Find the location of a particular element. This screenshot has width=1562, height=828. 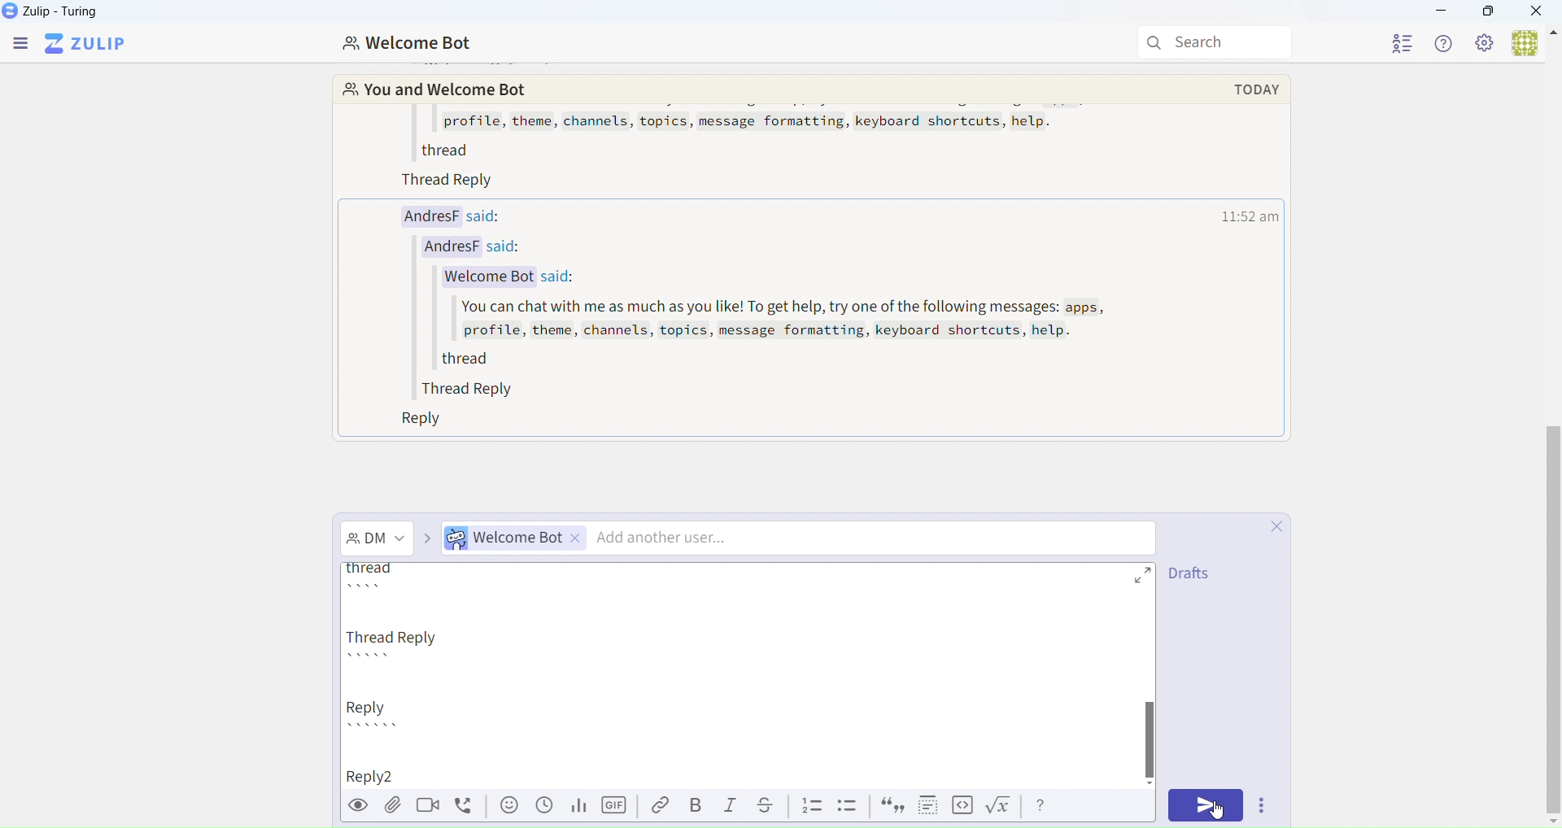

attachment is located at coordinates (392, 810).